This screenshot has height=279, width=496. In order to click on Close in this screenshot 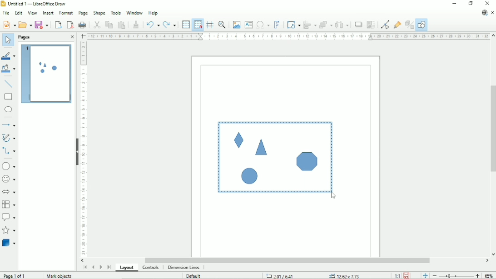, I will do `click(489, 4)`.